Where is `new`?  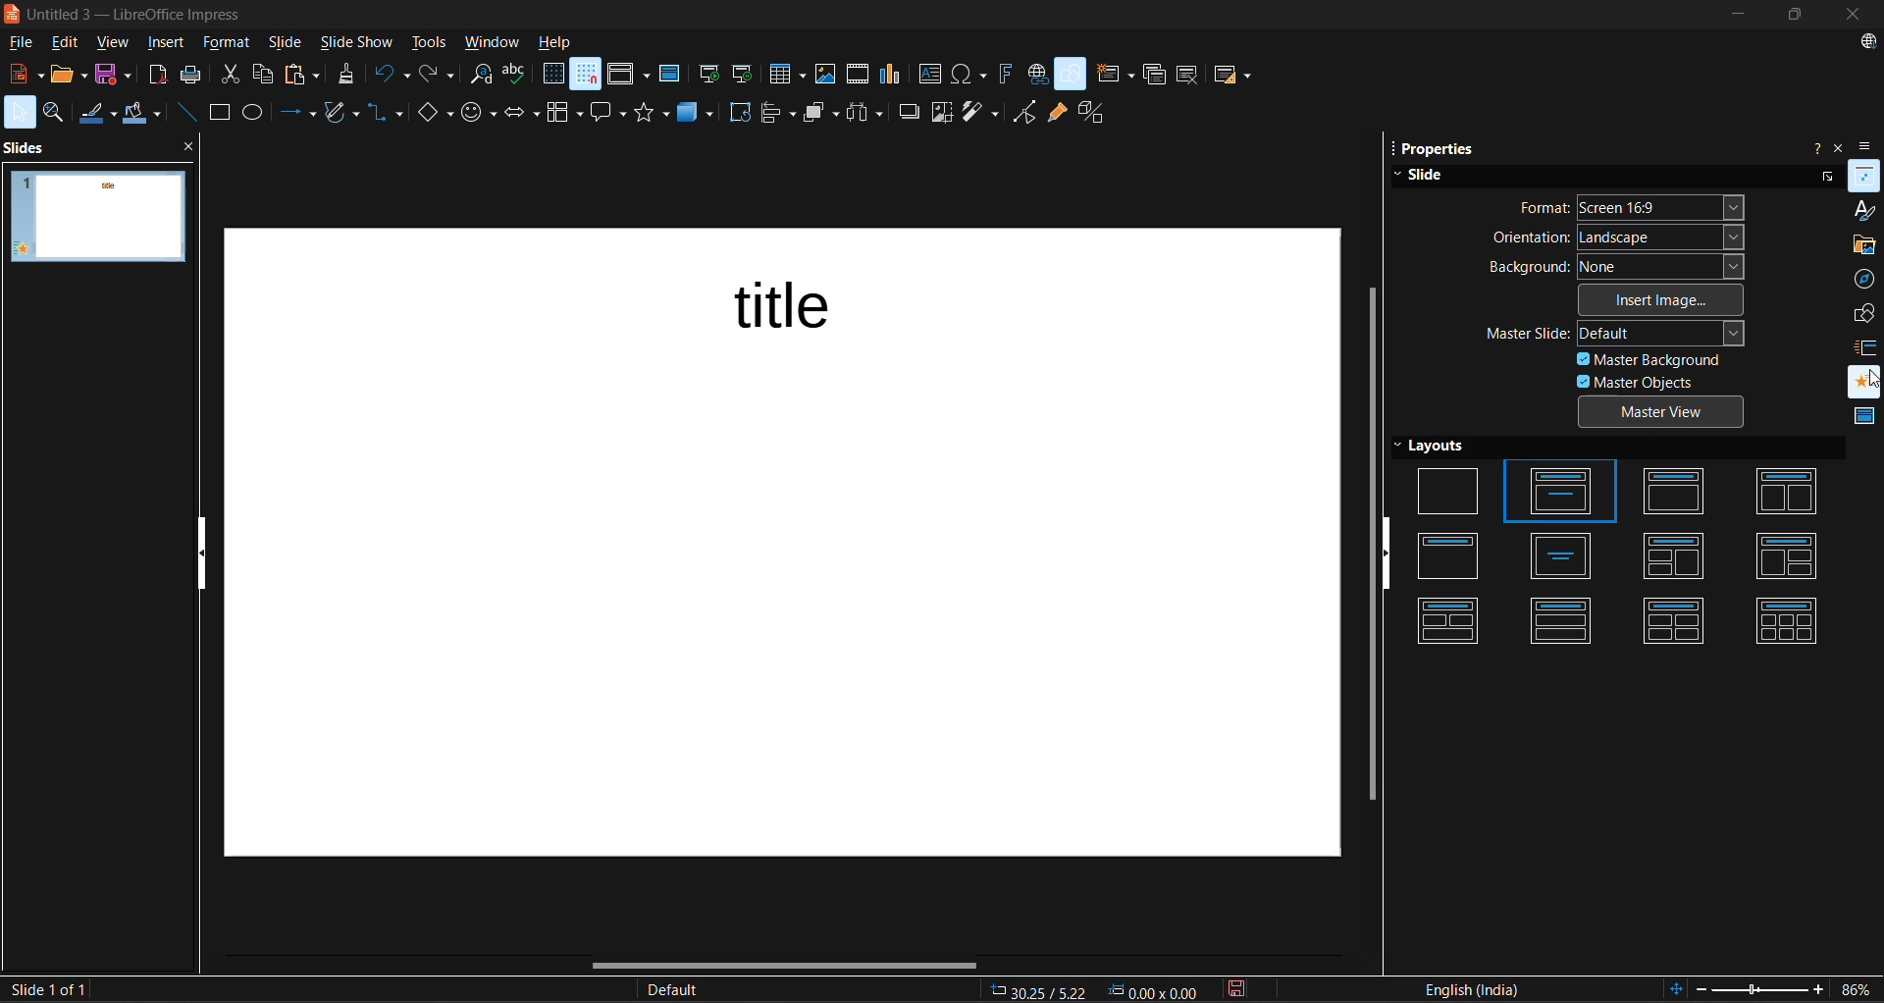
new is located at coordinates (23, 75).